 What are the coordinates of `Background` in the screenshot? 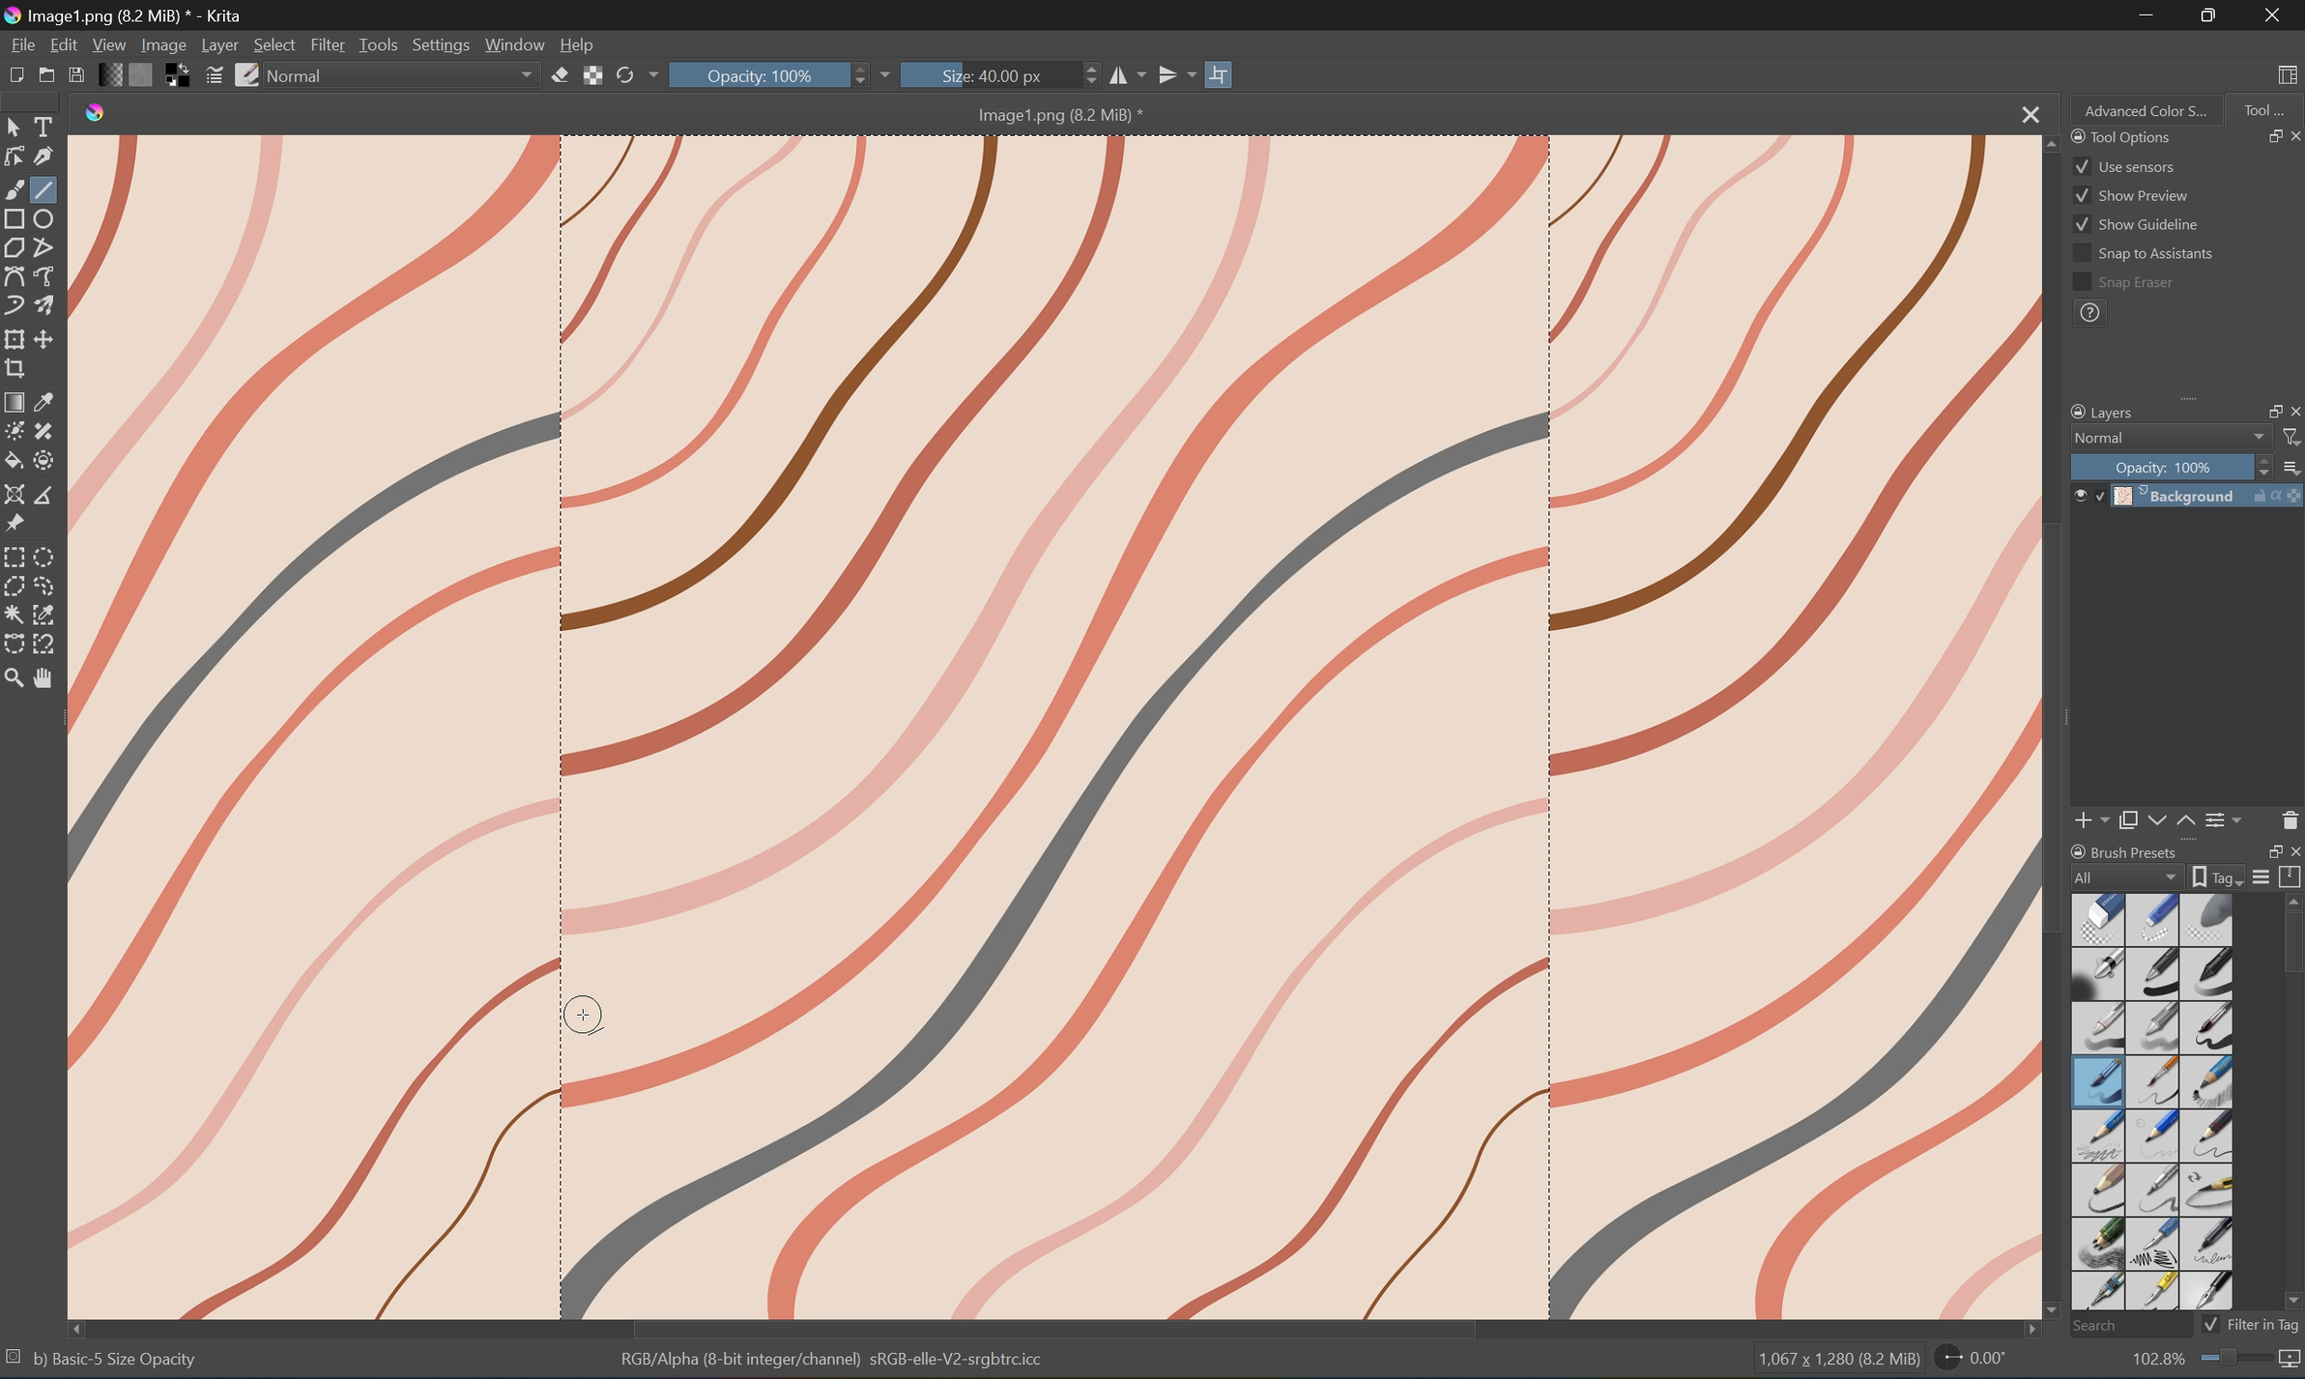 It's located at (2211, 495).